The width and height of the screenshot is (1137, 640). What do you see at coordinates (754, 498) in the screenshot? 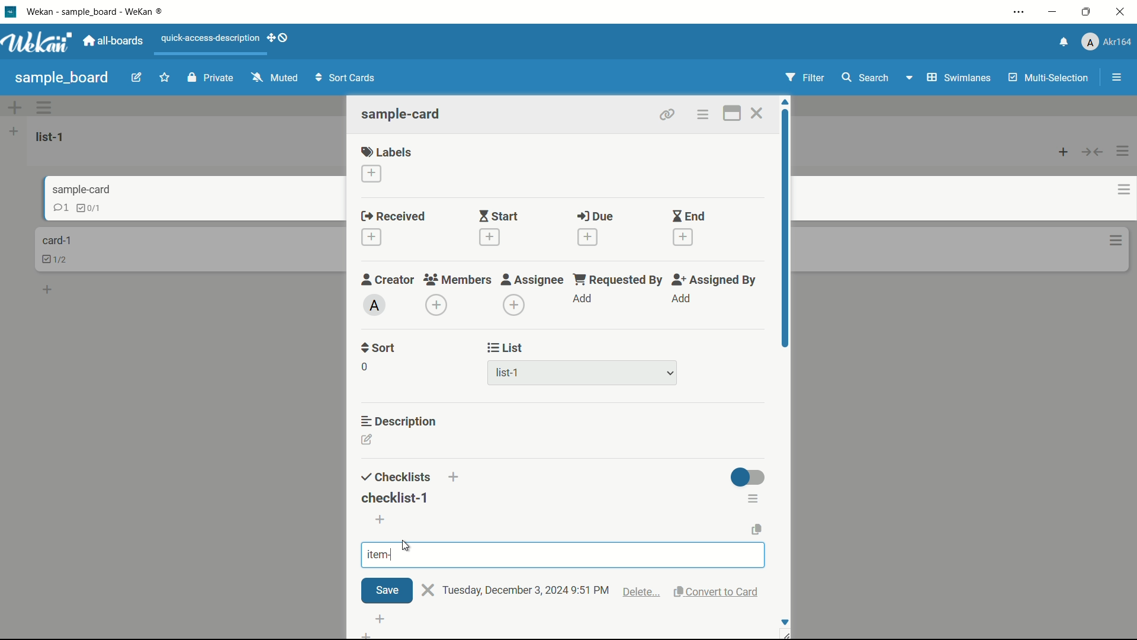
I see `checklist actions` at bounding box center [754, 498].